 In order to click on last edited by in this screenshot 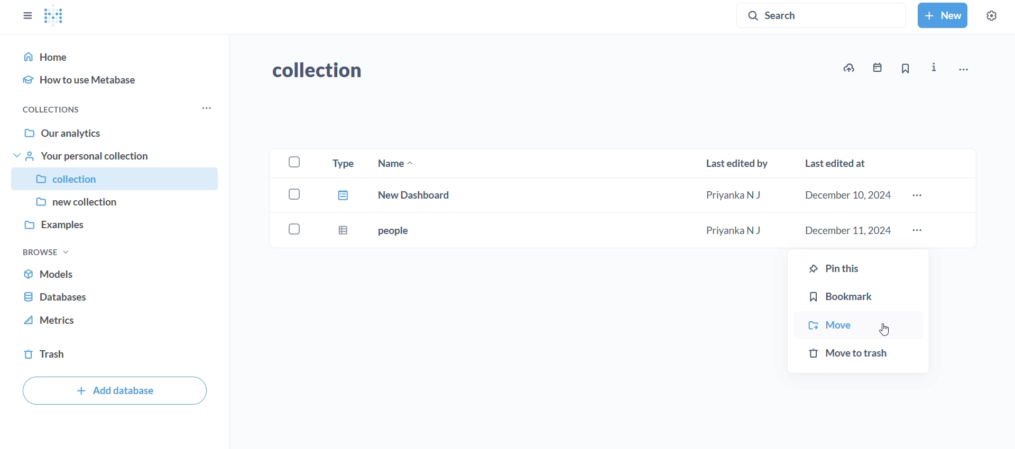, I will do `click(739, 165)`.